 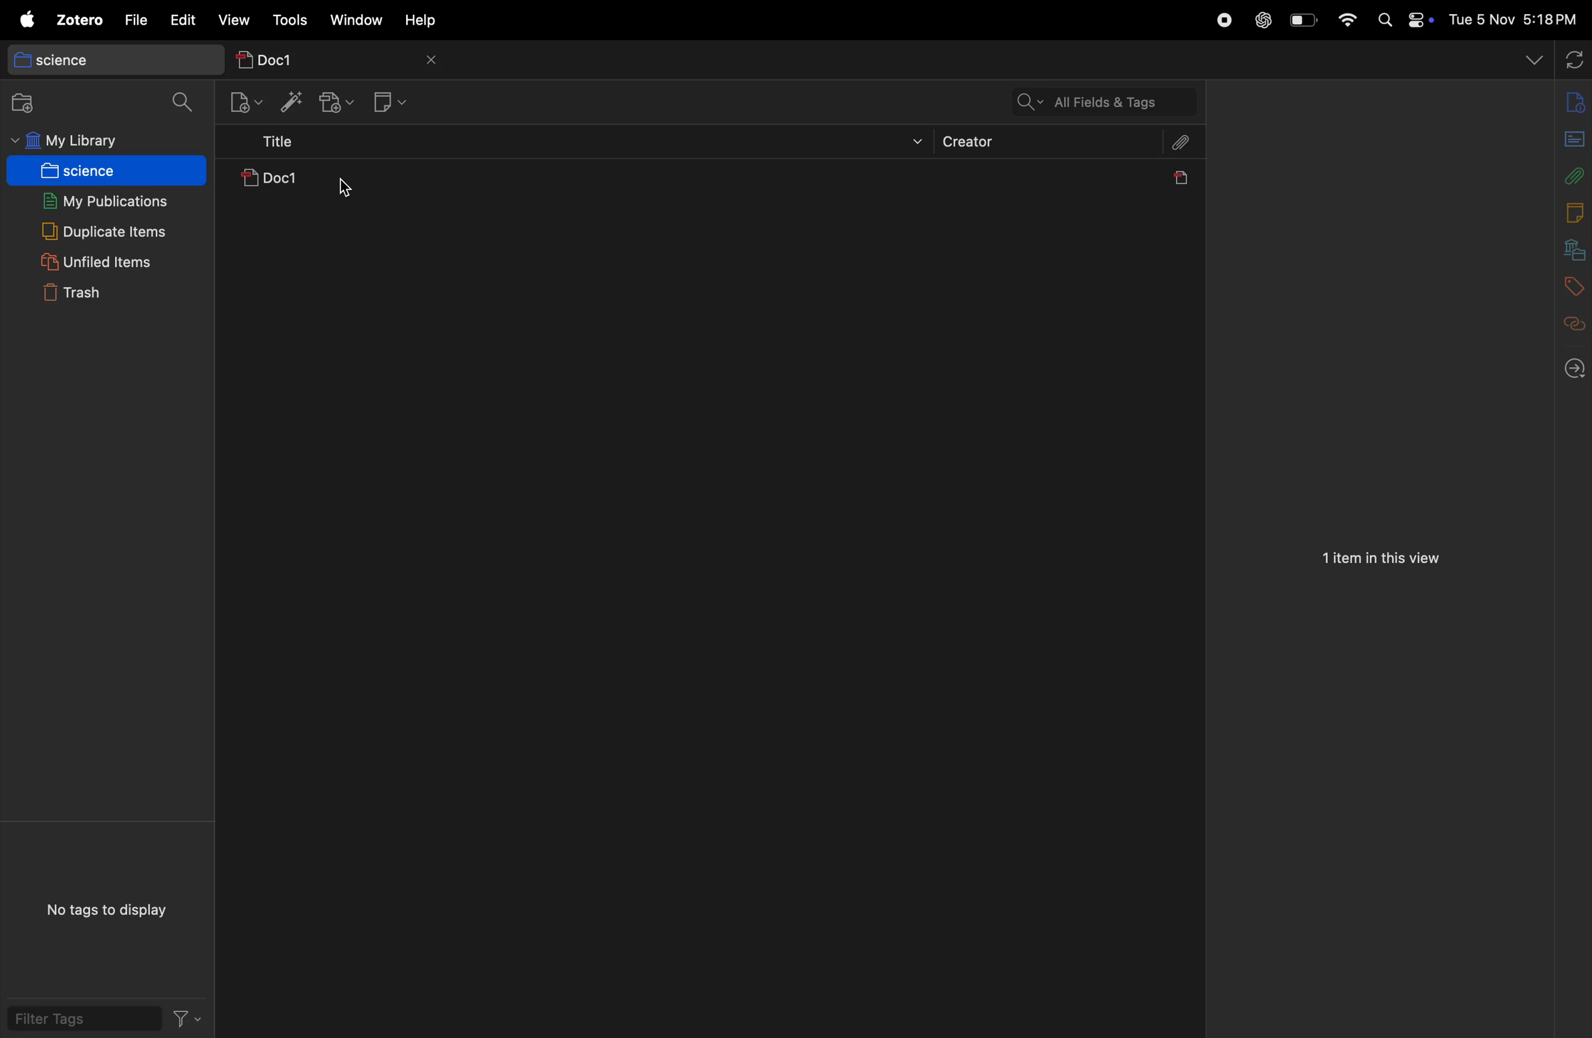 What do you see at coordinates (1099, 101) in the screenshot?
I see `All fields and tags (search bar)` at bounding box center [1099, 101].